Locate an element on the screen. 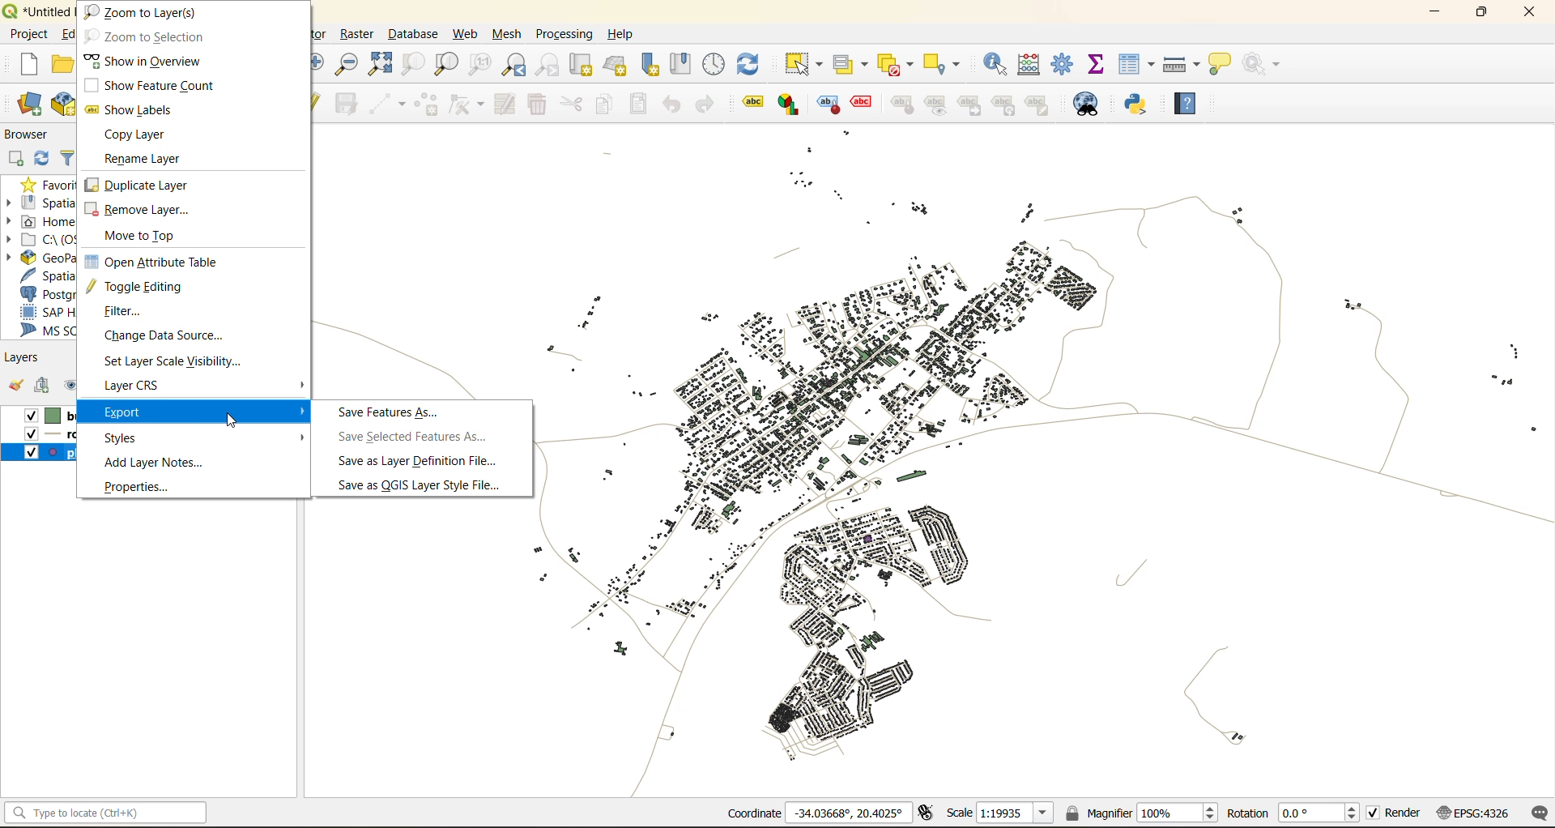  mesh is located at coordinates (509, 36).